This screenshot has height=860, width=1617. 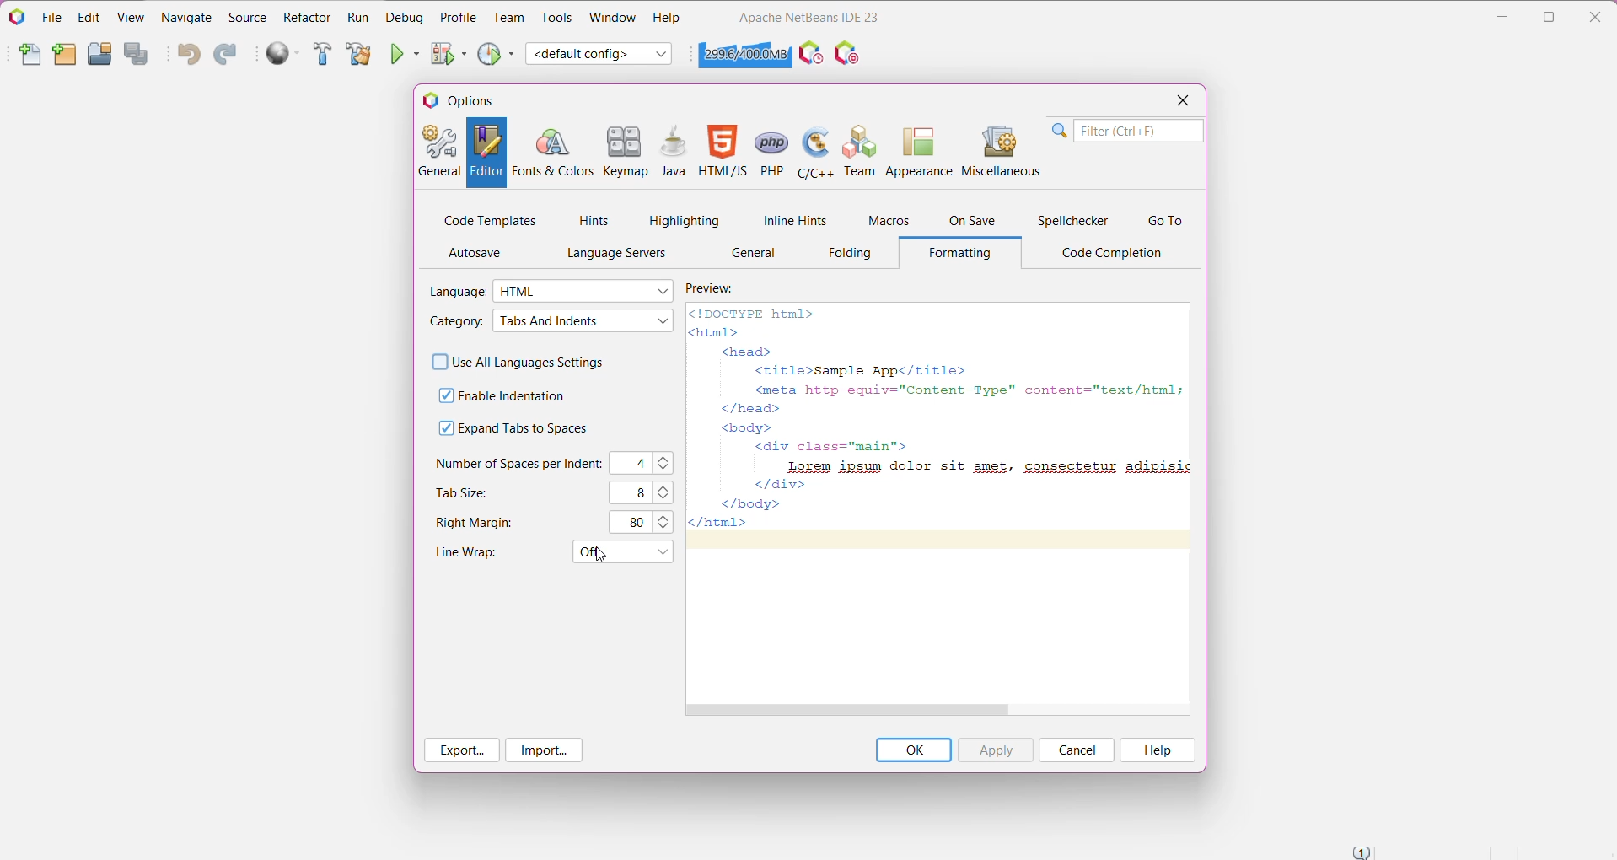 What do you see at coordinates (685, 220) in the screenshot?
I see `Highlighting` at bounding box center [685, 220].